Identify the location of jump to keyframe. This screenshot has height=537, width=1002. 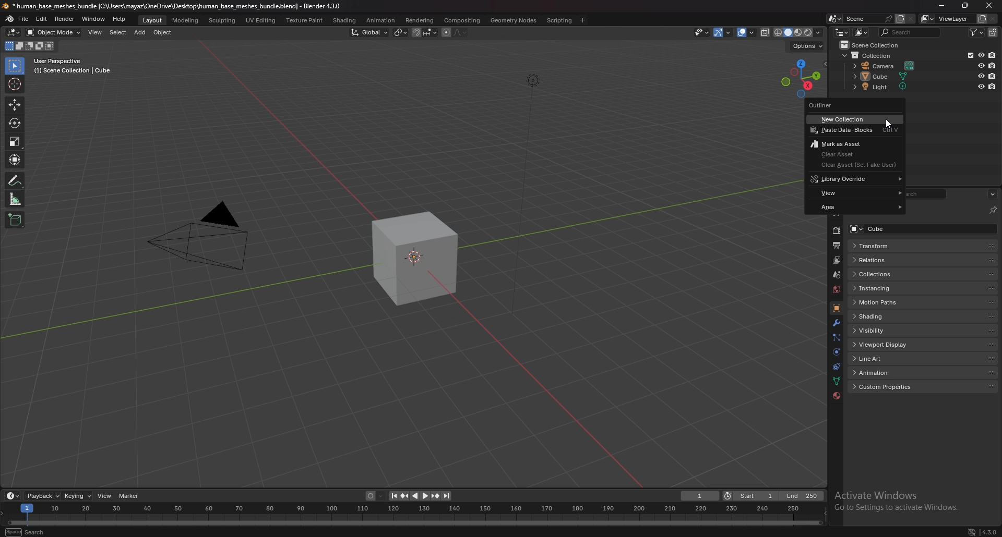
(436, 496).